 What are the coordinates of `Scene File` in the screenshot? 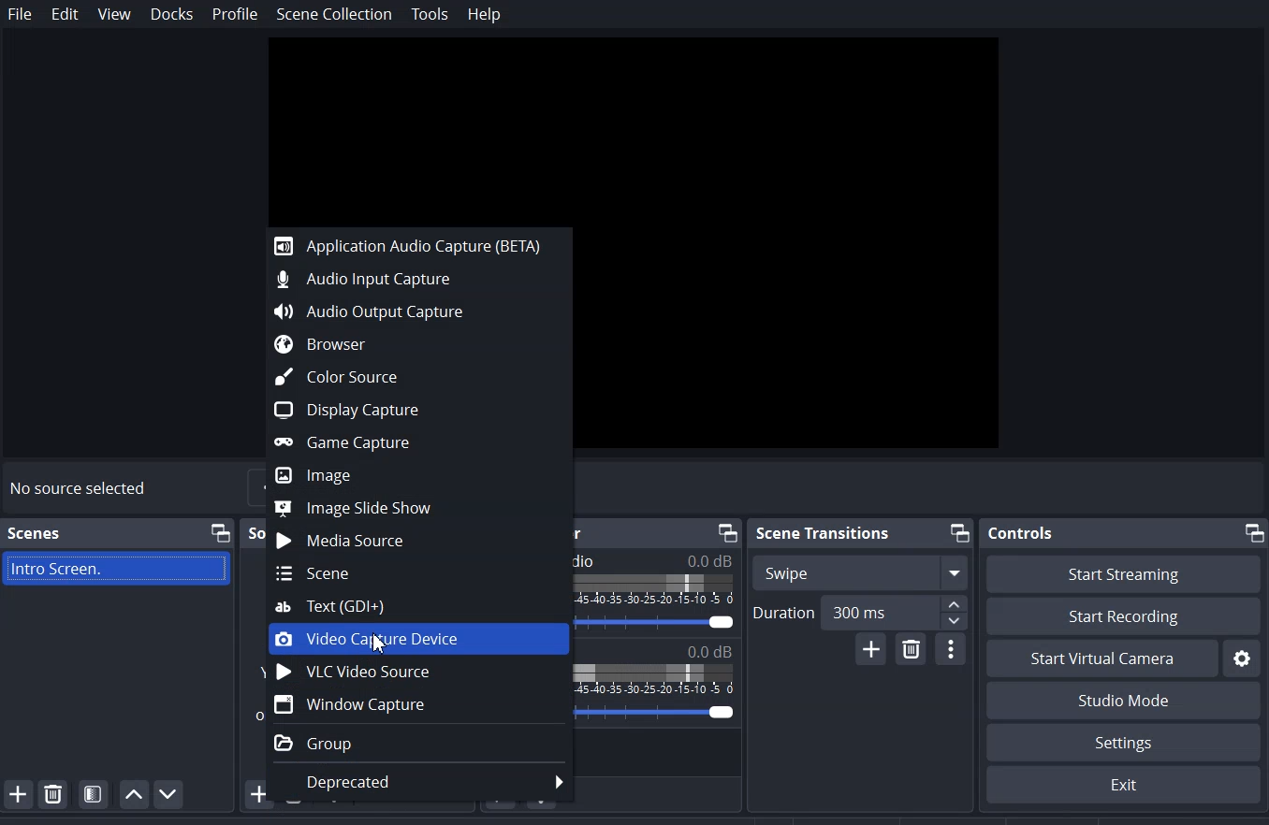 It's located at (118, 570).